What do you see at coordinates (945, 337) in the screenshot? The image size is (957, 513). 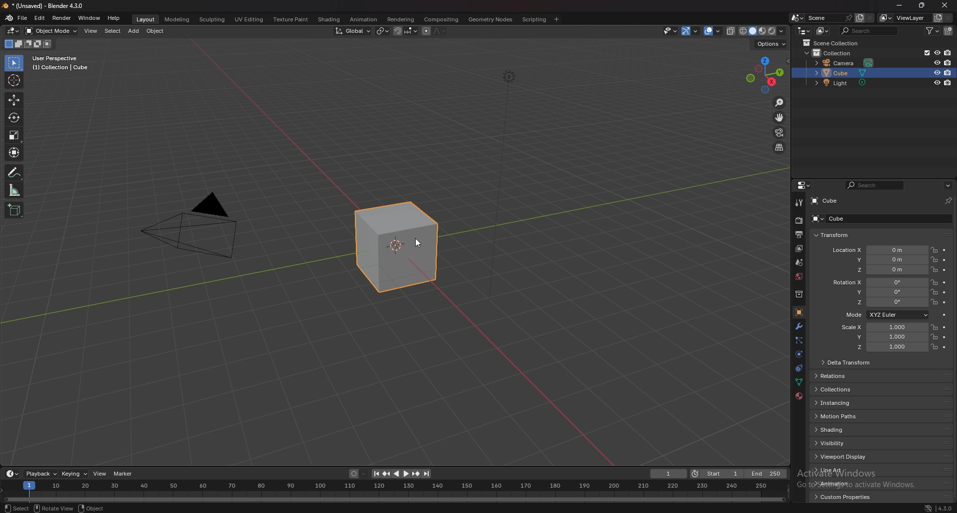 I see `animate property` at bounding box center [945, 337].